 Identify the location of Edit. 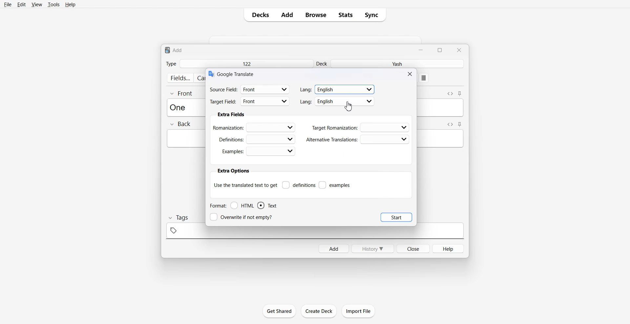
(21, 4).